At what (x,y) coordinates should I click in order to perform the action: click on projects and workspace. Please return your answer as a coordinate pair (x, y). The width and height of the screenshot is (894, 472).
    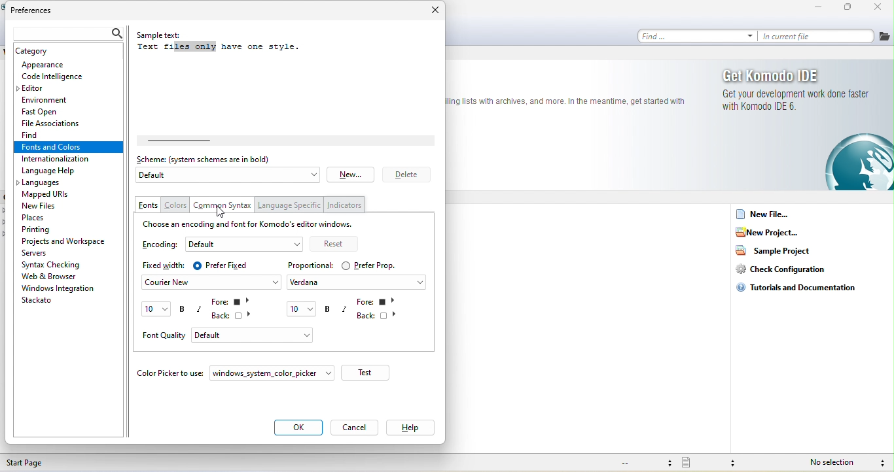
    Looking at the image, I should click on (66, 241).